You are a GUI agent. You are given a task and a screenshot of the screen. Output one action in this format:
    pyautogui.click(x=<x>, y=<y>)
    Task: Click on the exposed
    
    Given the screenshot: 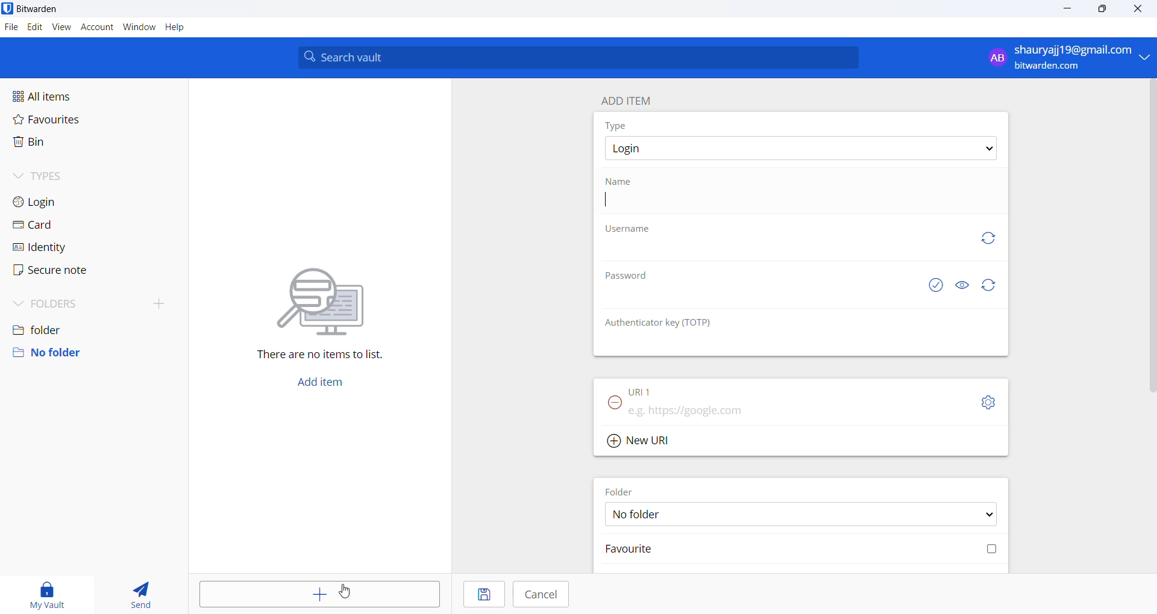 What is the action you would take?
    pyautogui.click(x=936, y=284)
    